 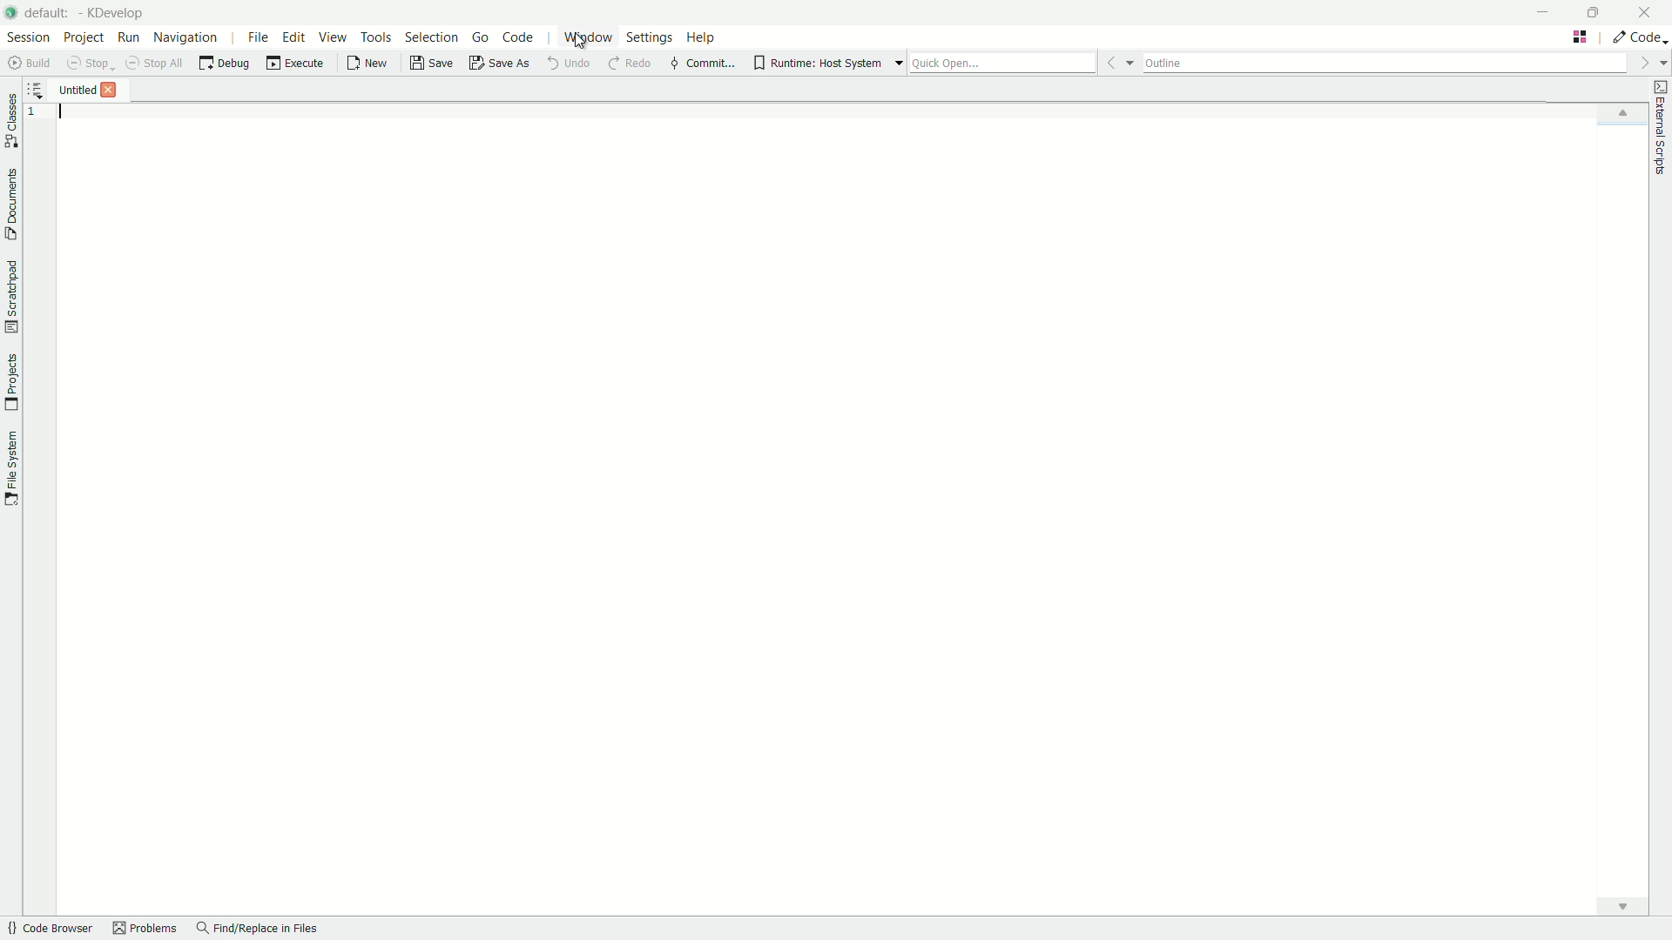 What do you see at coordinates (10, 472) in the screenshot?
I see `toggle file system` at bounding box center [10, 472].